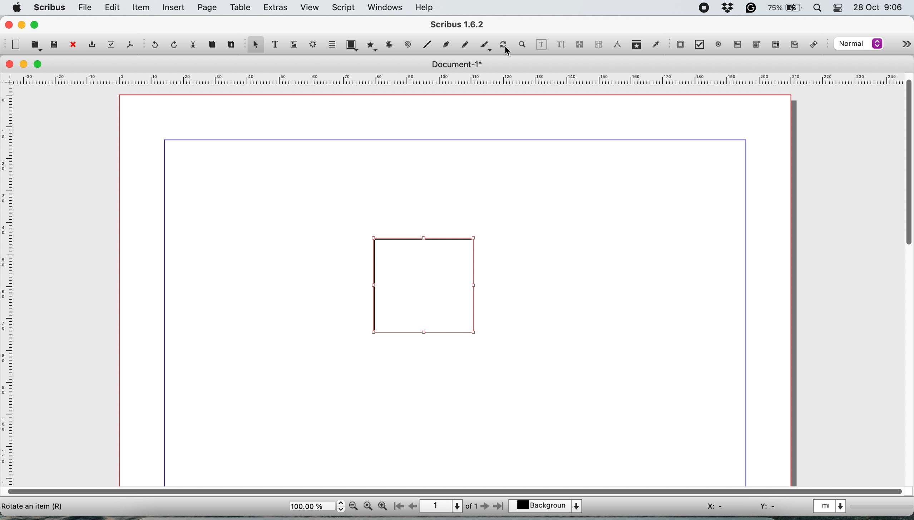 This screenshot has height=520, width=914. What do you see at coordinates (859, 45) in the screenshot?
I see `image quality` at bounding box center [859, 45].